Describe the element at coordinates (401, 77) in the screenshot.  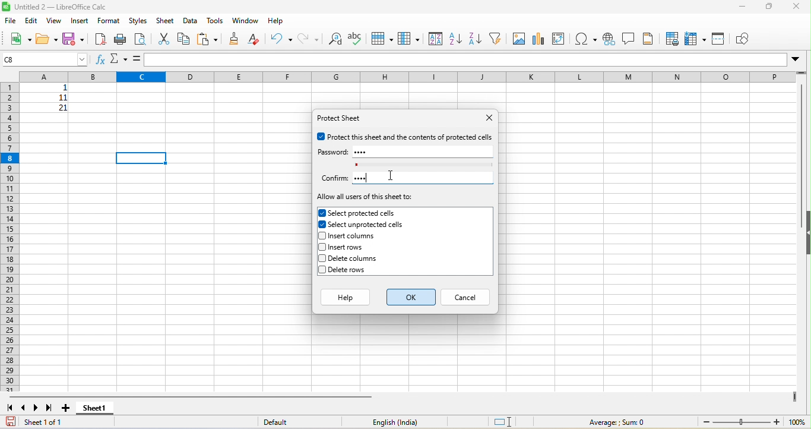
I see `column headings` at that location.